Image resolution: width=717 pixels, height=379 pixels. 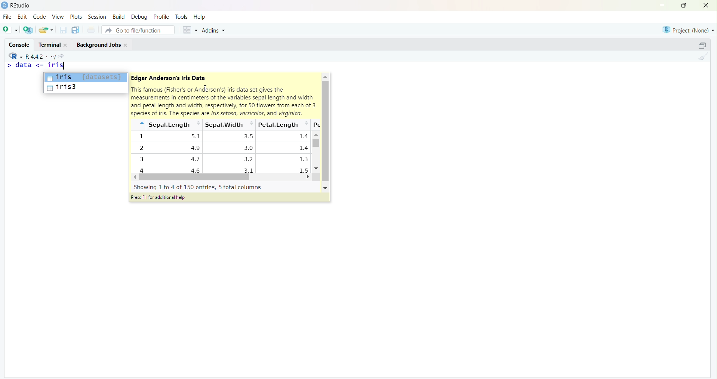 What do you see at coordinates (85, 89) in the screenshot?
I see `iris3` at bounding box center [85, 89].